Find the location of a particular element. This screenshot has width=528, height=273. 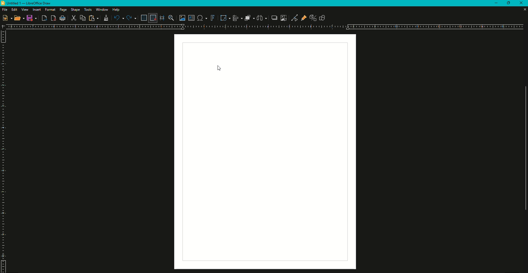

Shadow is located at coordinates (274, 18).